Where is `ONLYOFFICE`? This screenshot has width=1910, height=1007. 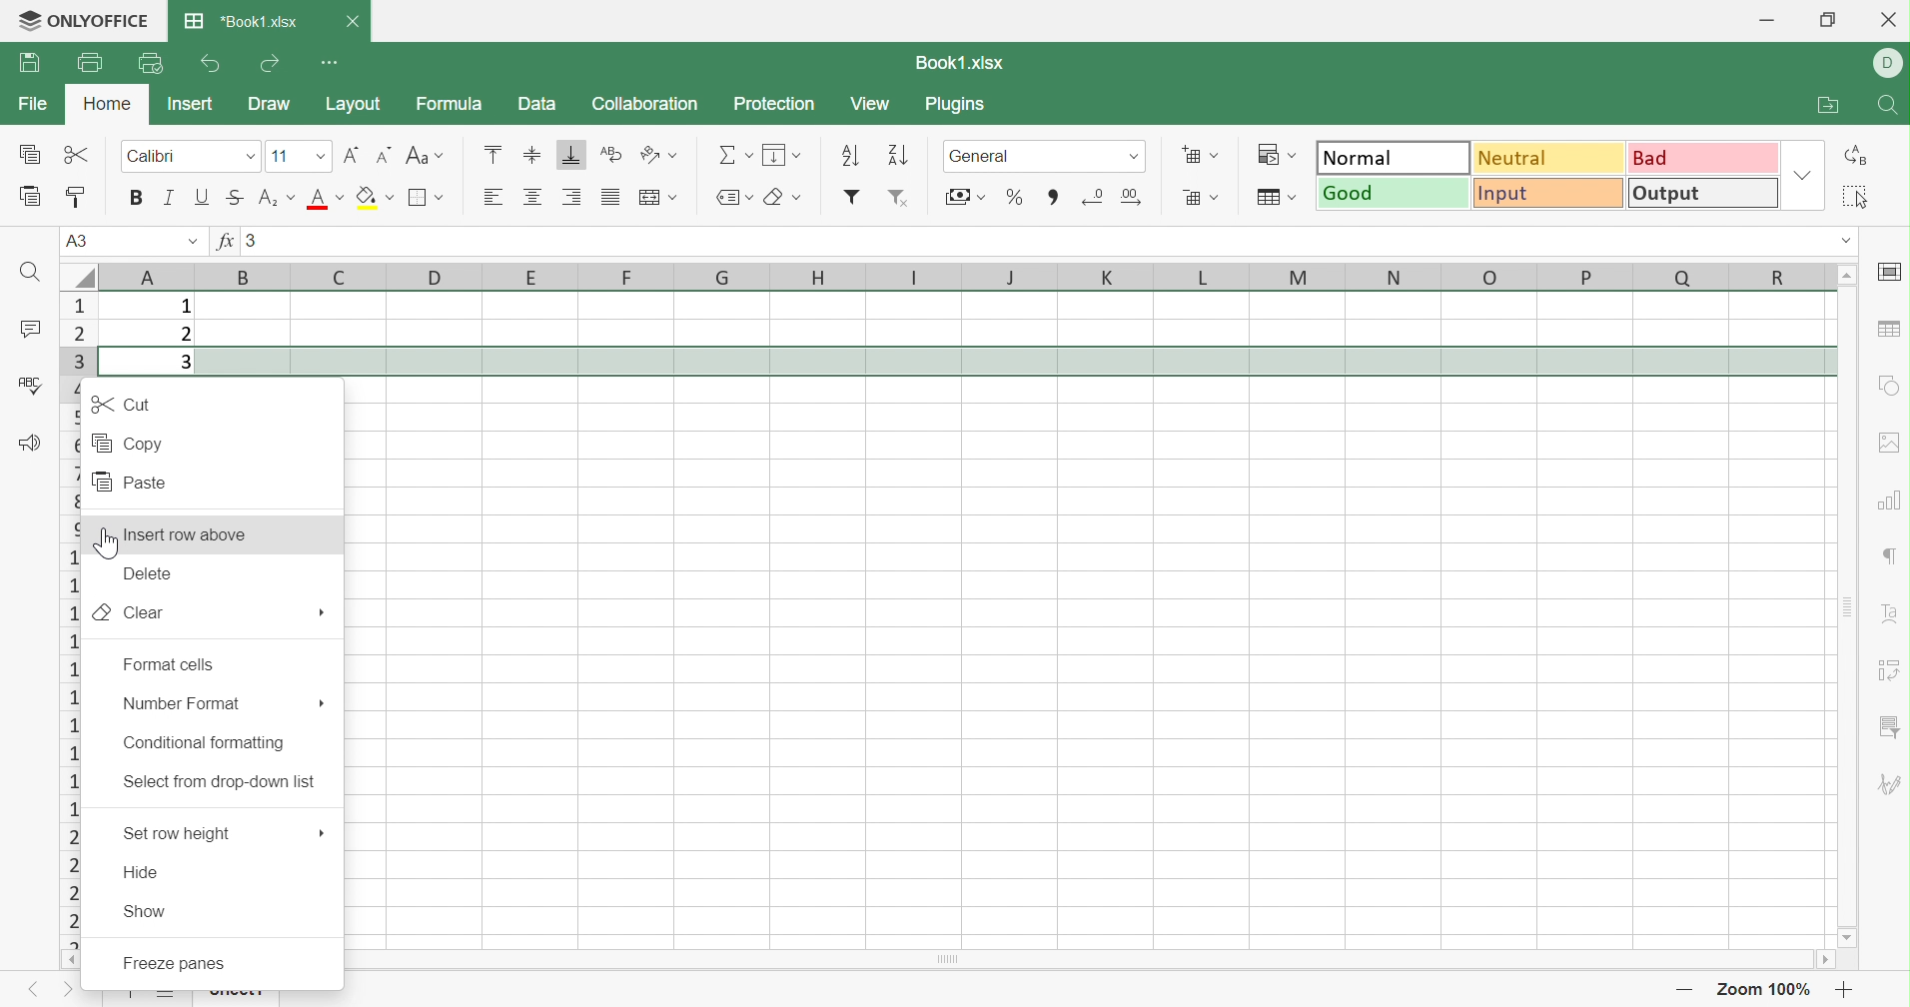
ONLYOFFICE is located at coordinates (81, 18).